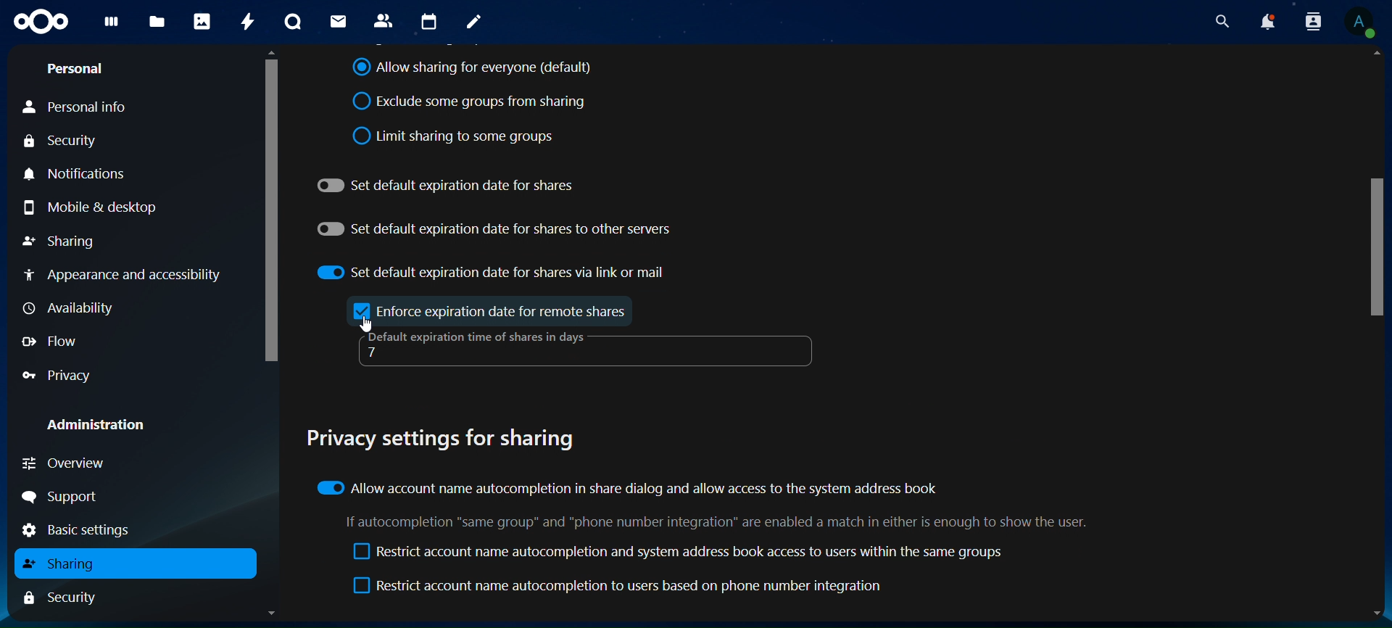  Describe the element at coordinates (1219, 22) in the screenshot. I see `search` at that location.